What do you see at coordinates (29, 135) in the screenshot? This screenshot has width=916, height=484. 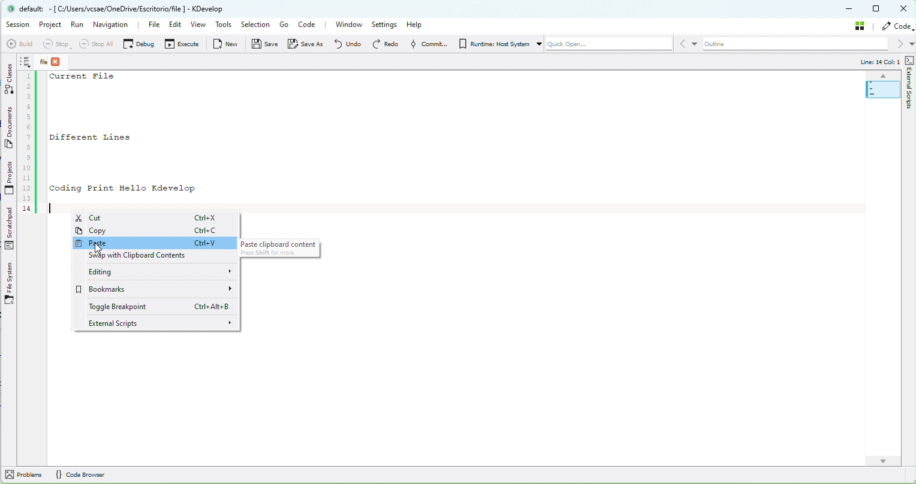 I see `Code line` at bounding box center [29, 135].